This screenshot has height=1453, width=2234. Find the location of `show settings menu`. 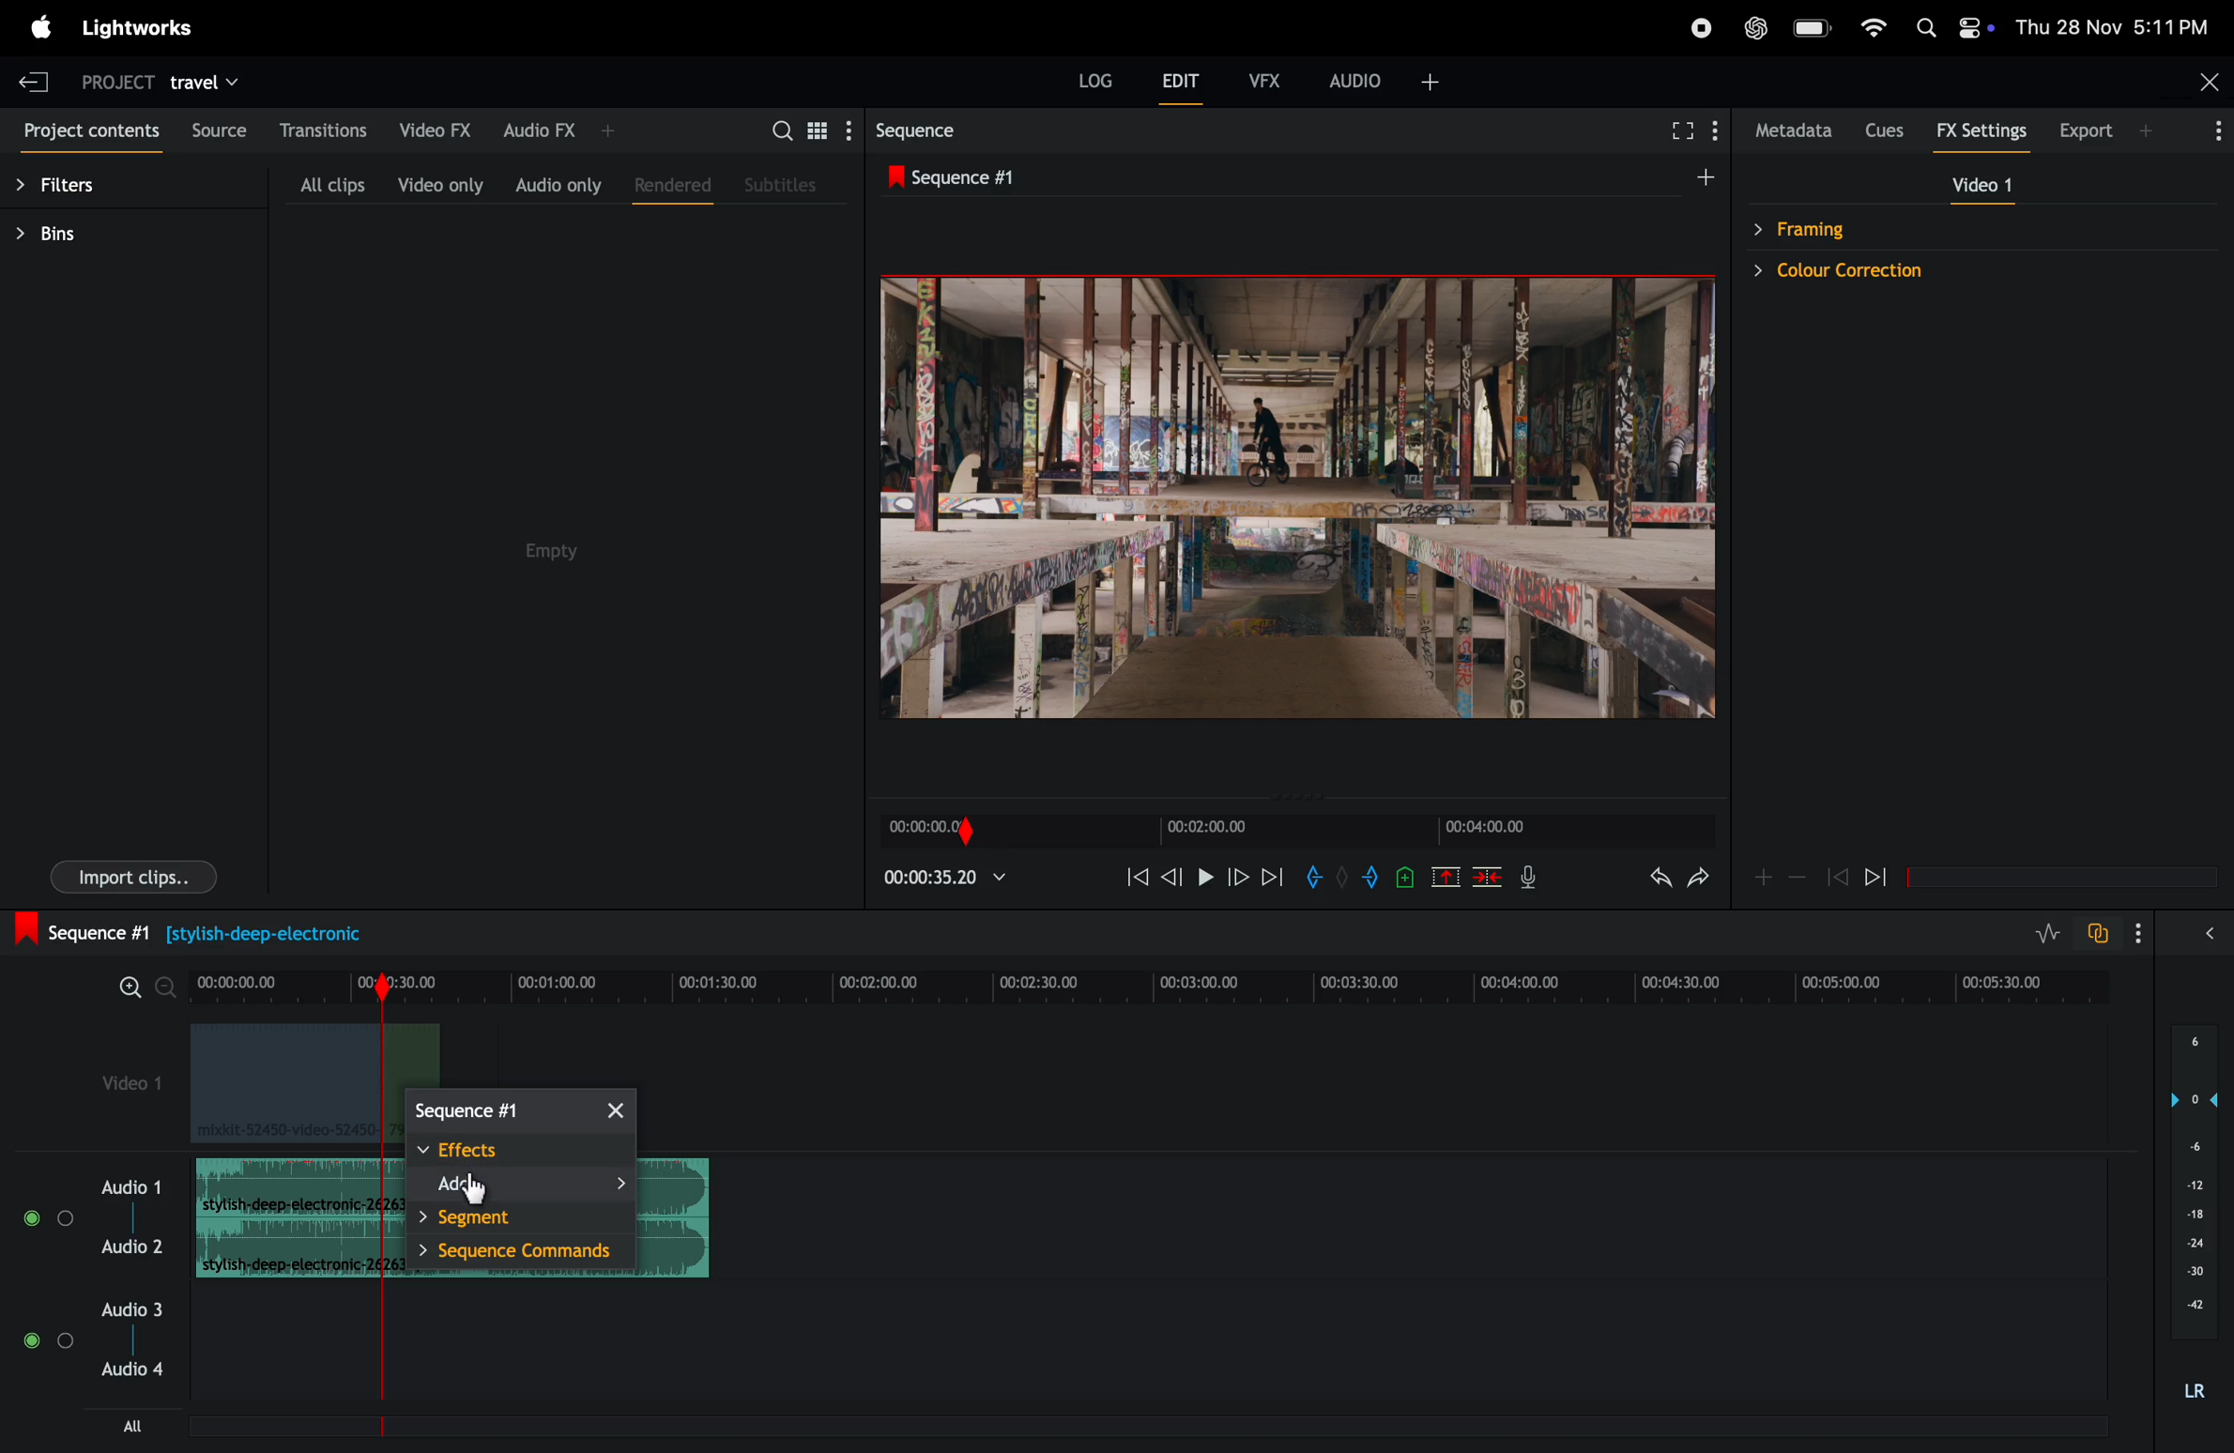

show settings menu is located at coordinates (848, 131).